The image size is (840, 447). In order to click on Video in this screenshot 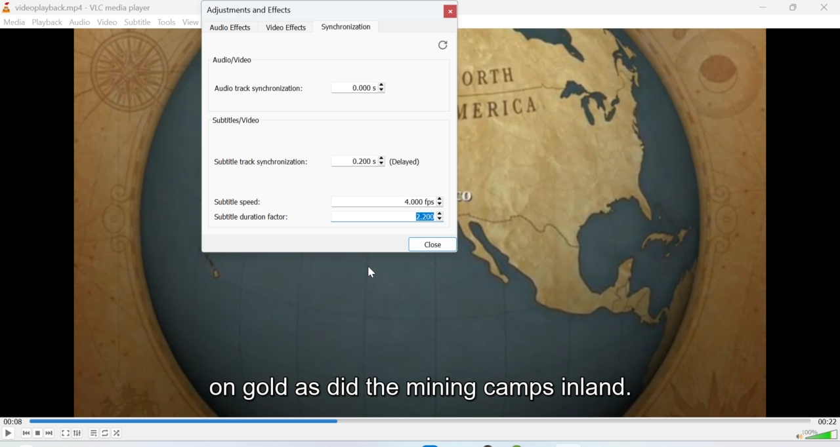, I will do `click(108, 22)`.